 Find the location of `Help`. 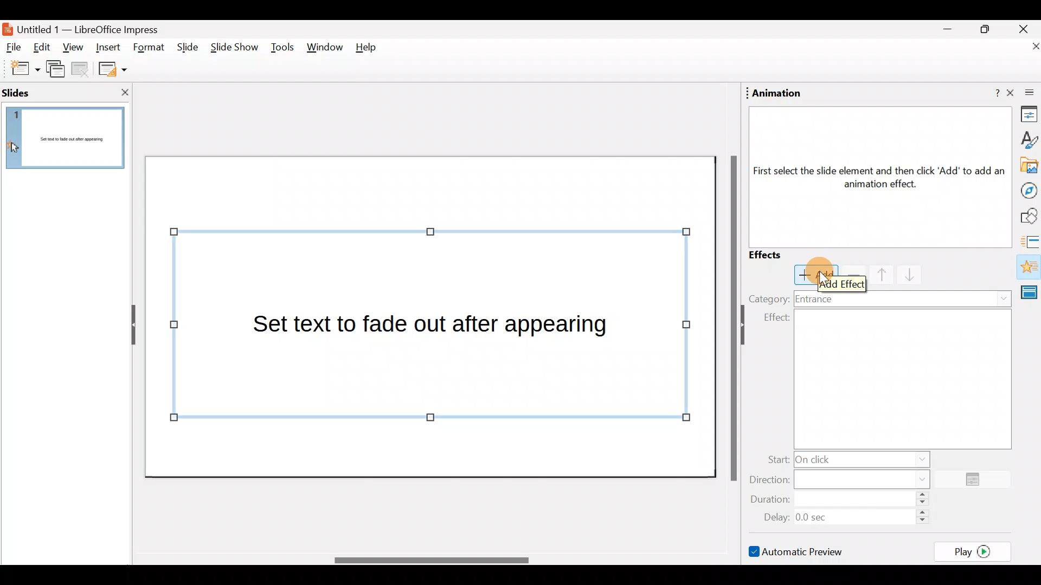

Help is located at coordinates (989, 94).